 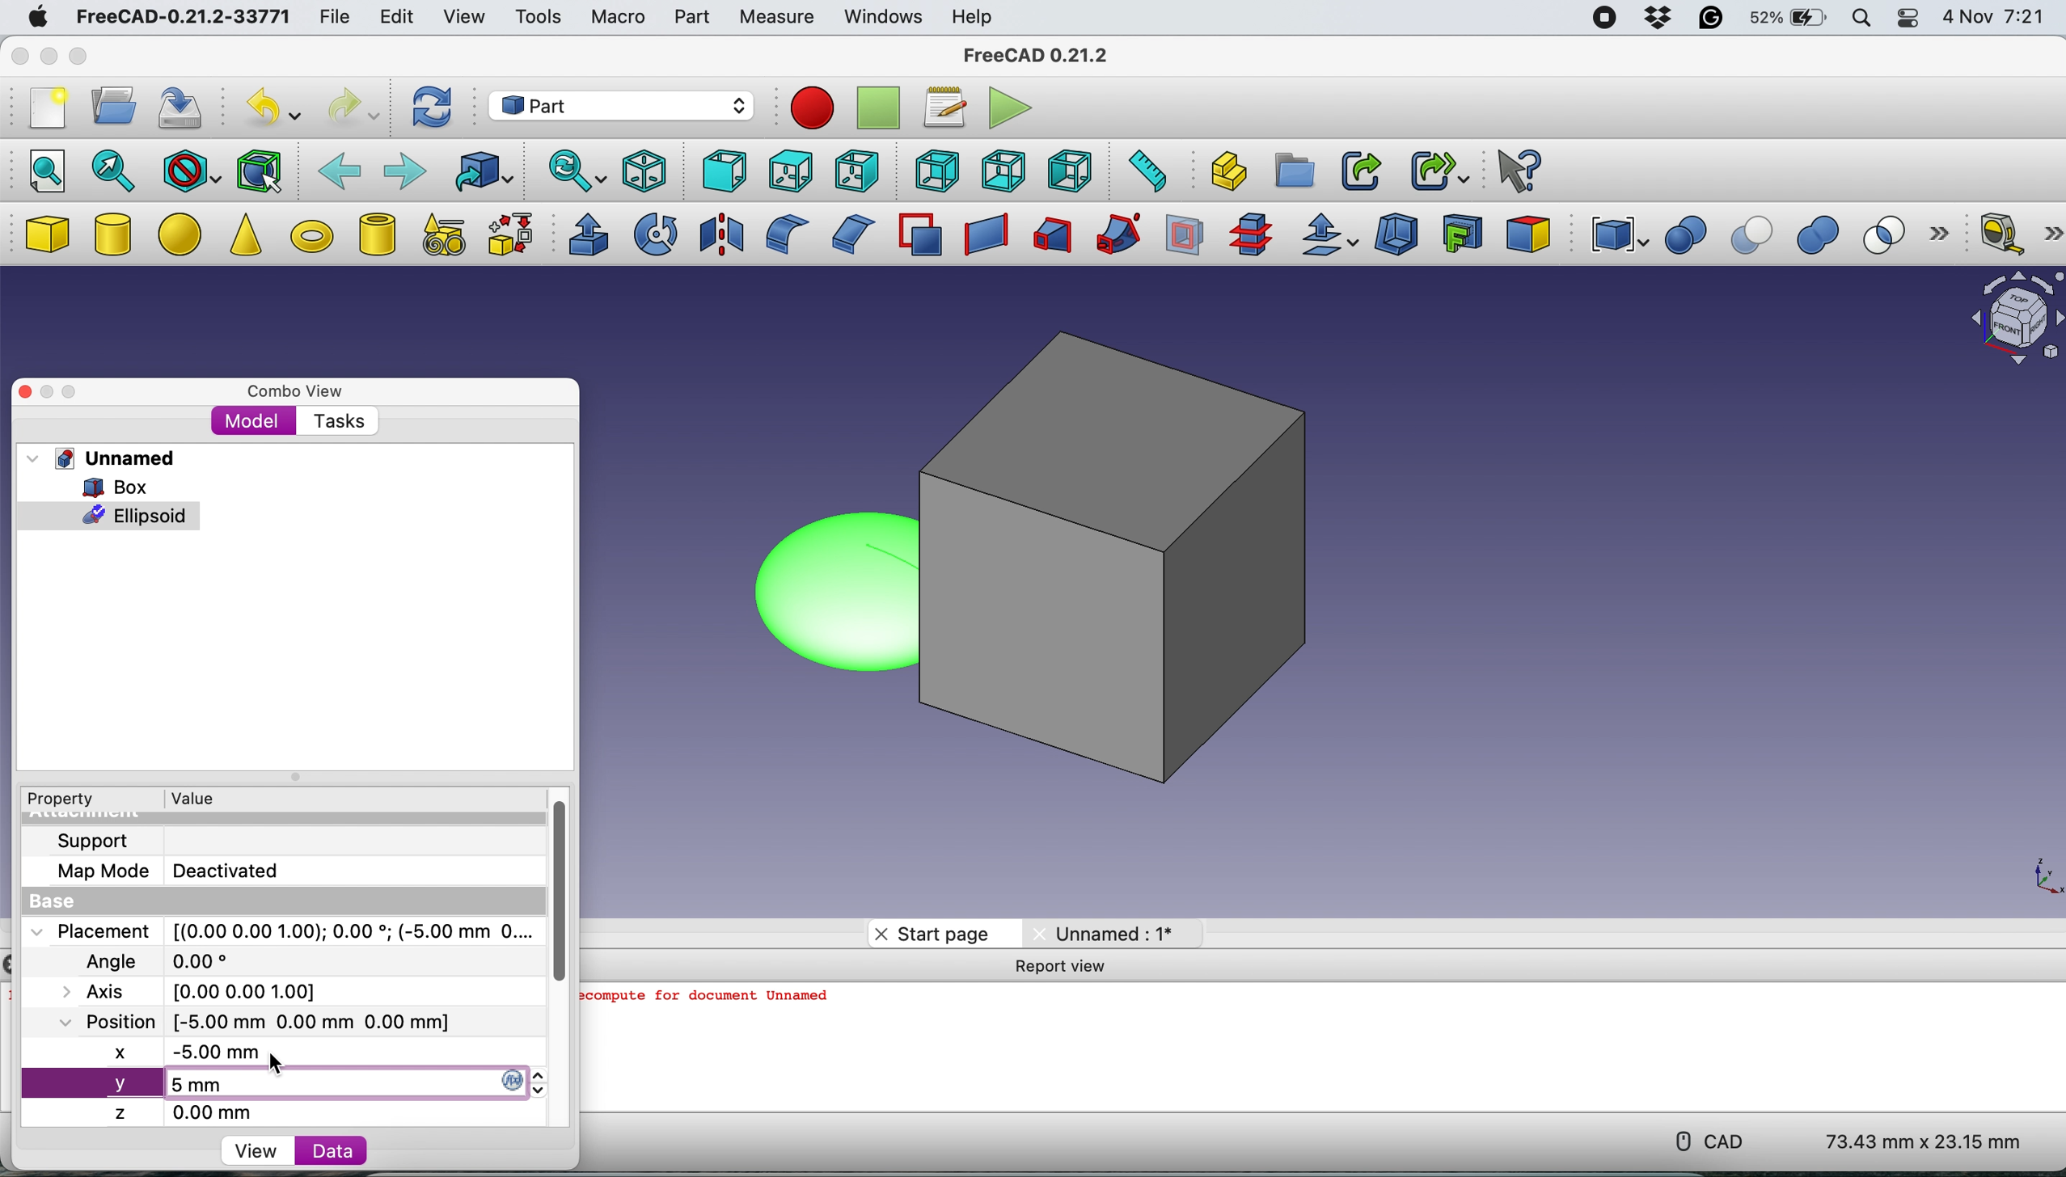 What do you see at coordinates (248, 1021) in the screenshot?
I see `Position [-5.00 mm 0.00 mm 0.00 mm]` at bounding box center [248, 1021].